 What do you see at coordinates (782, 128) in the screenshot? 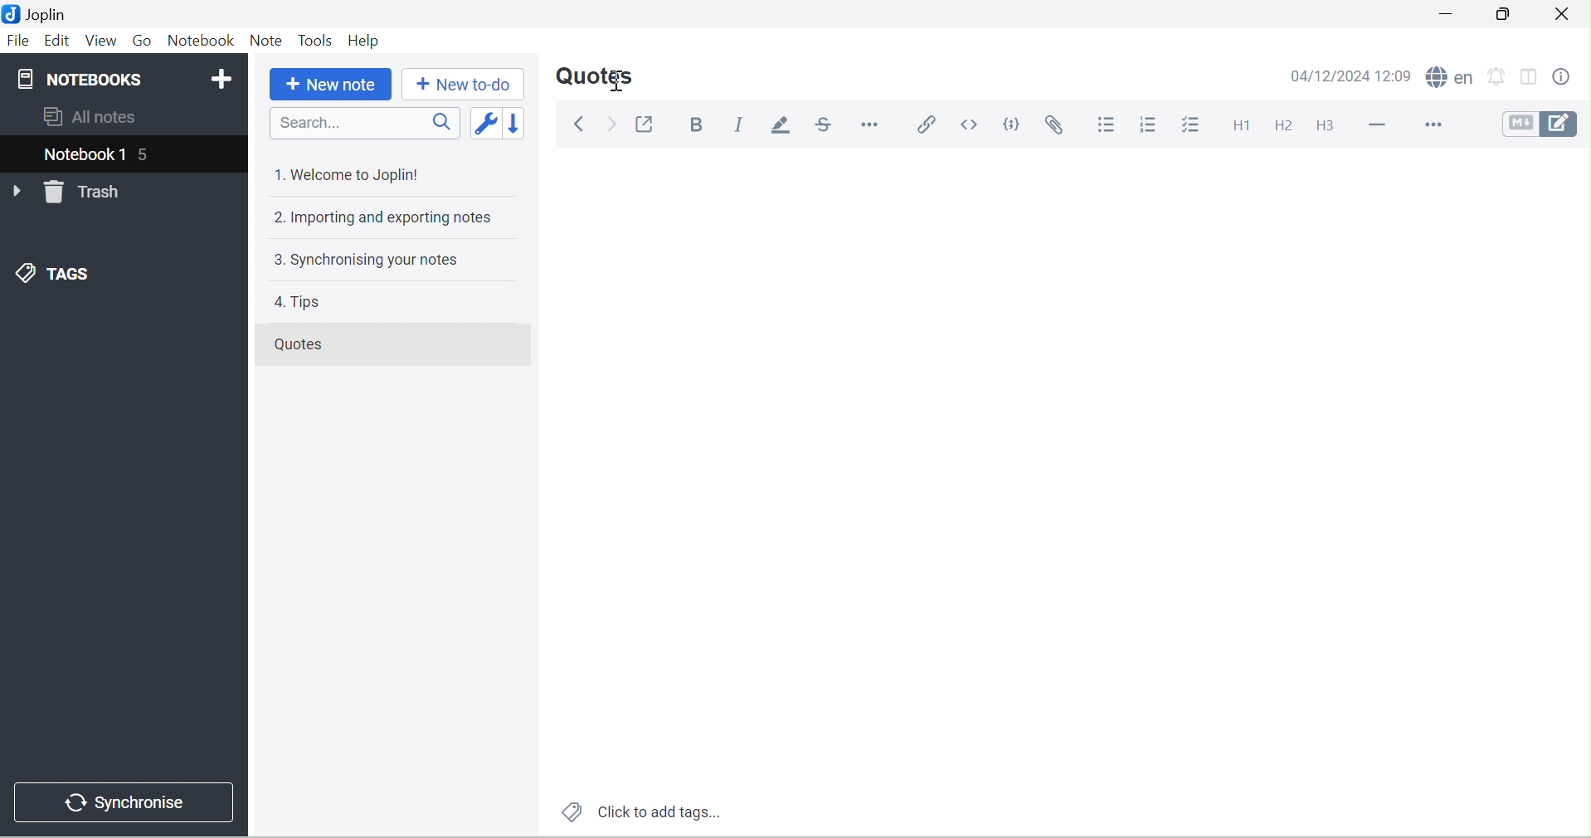
I see `Highlight` at bounding box center [782, 128].